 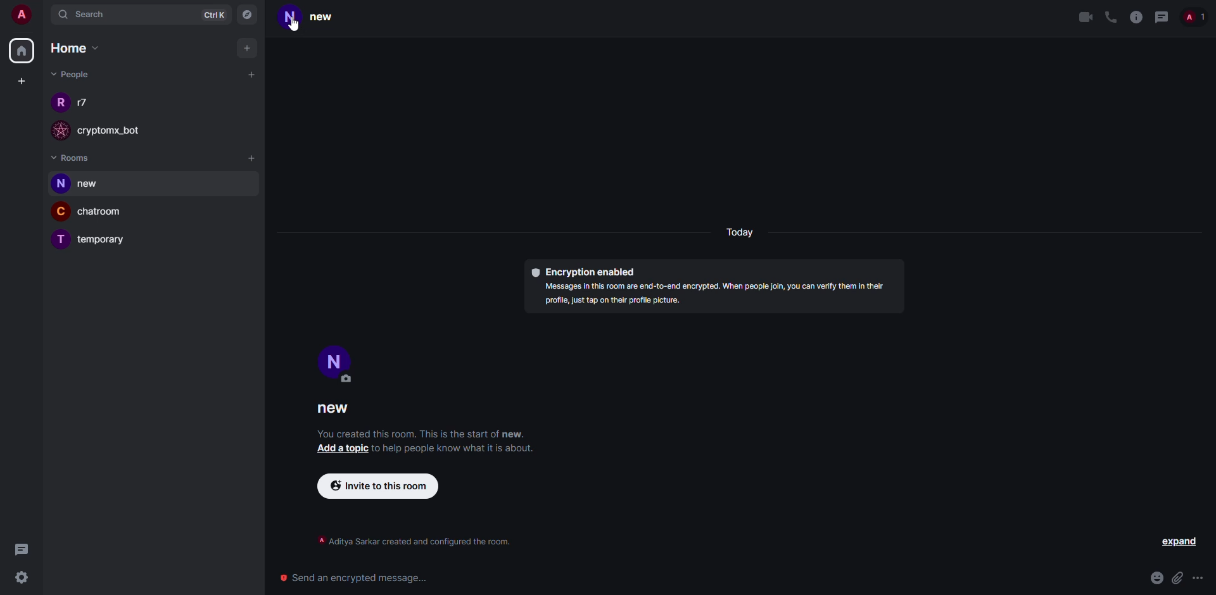 I want to click on settings, so click(x=23, y=577).